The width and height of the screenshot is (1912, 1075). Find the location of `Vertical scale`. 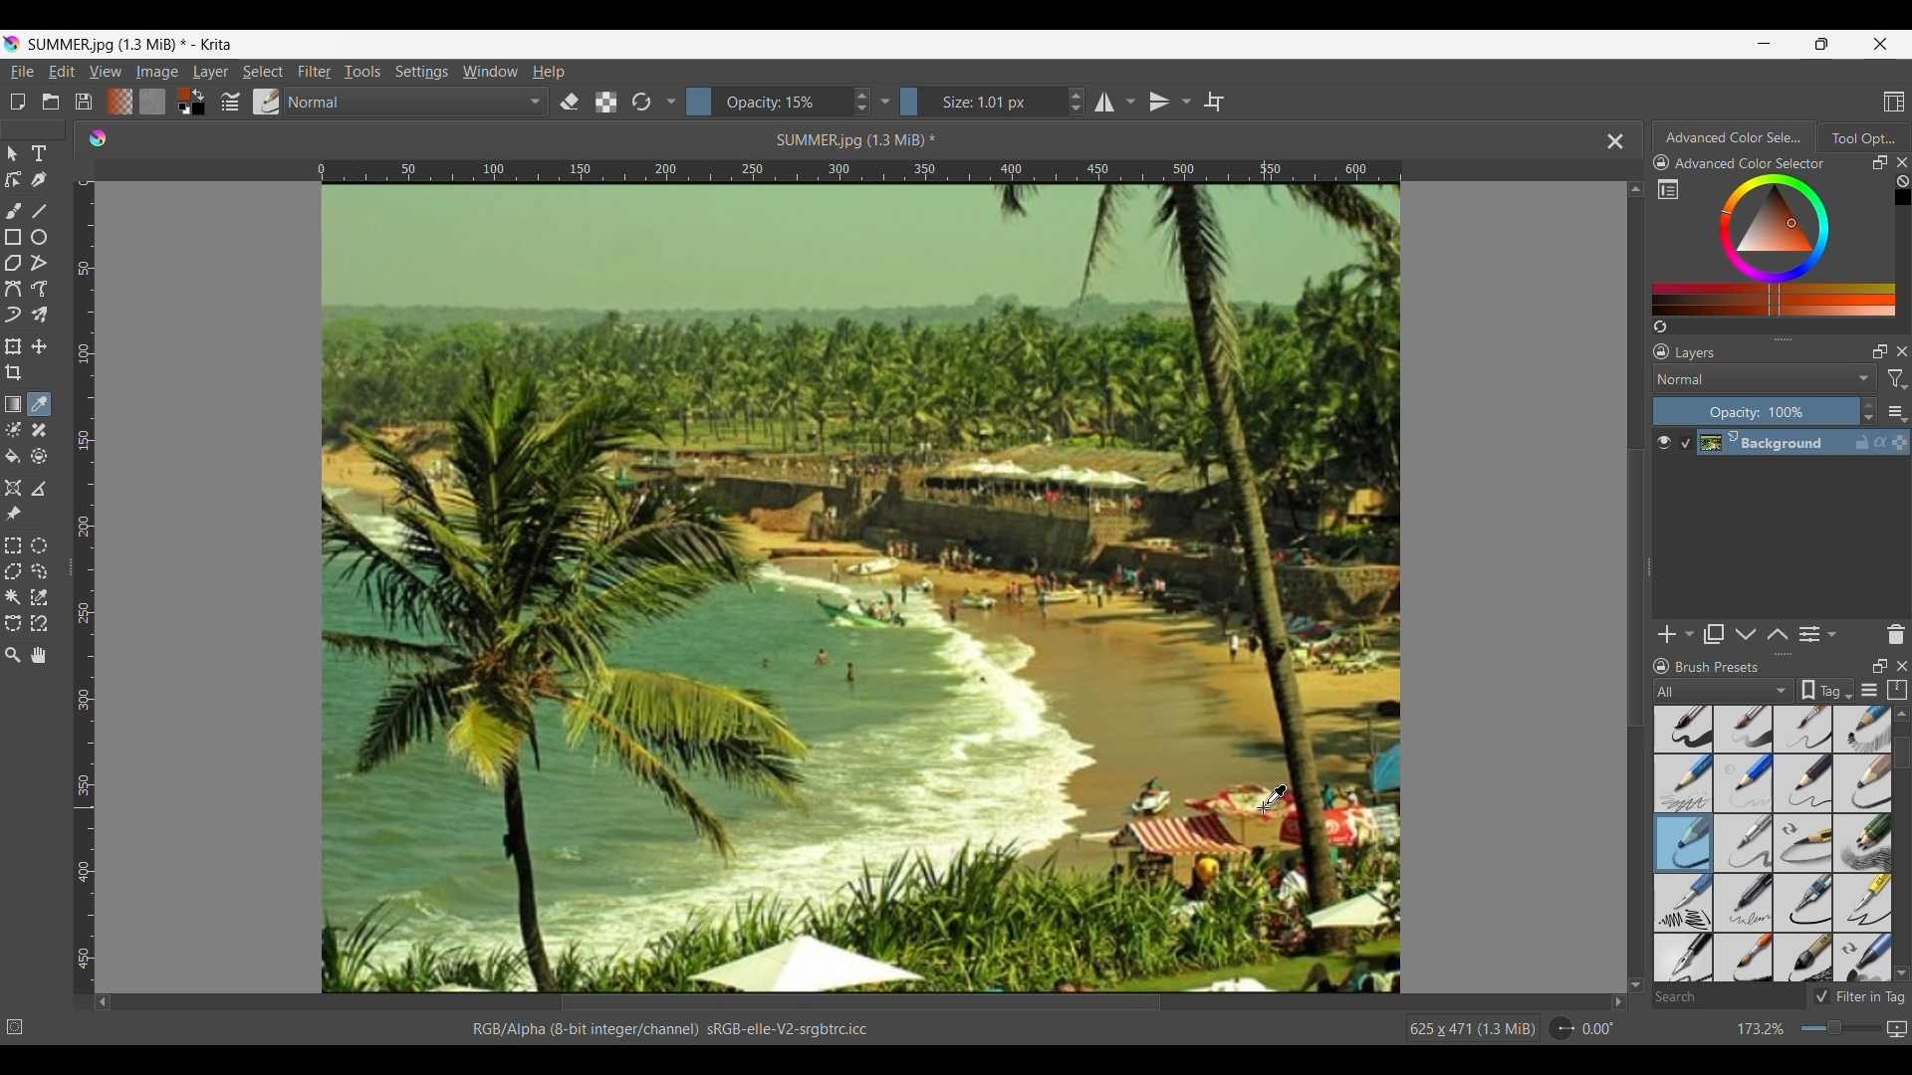

Vertical scale is located at coordinates (88, 583).